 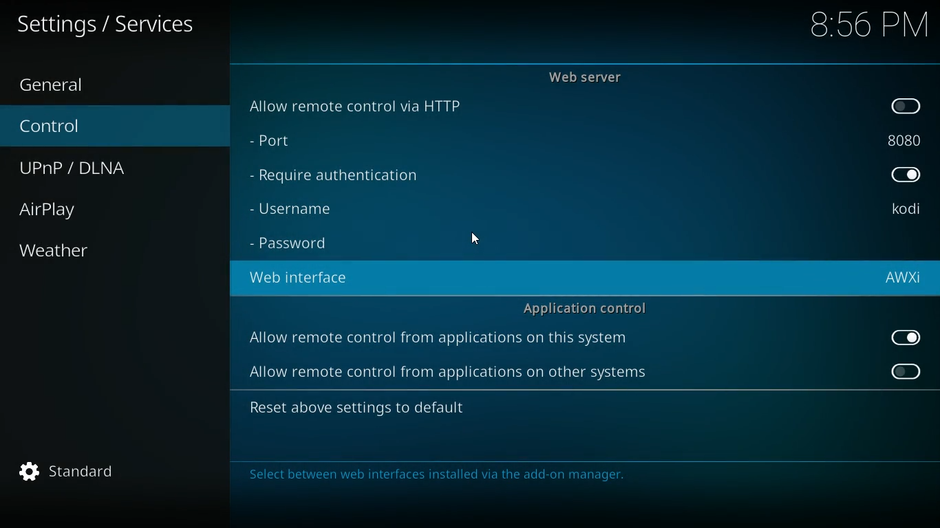 What do you see at coordinates (345, 176) in the screenshot?
I see `require authentication` at bounding box center [345, 176].